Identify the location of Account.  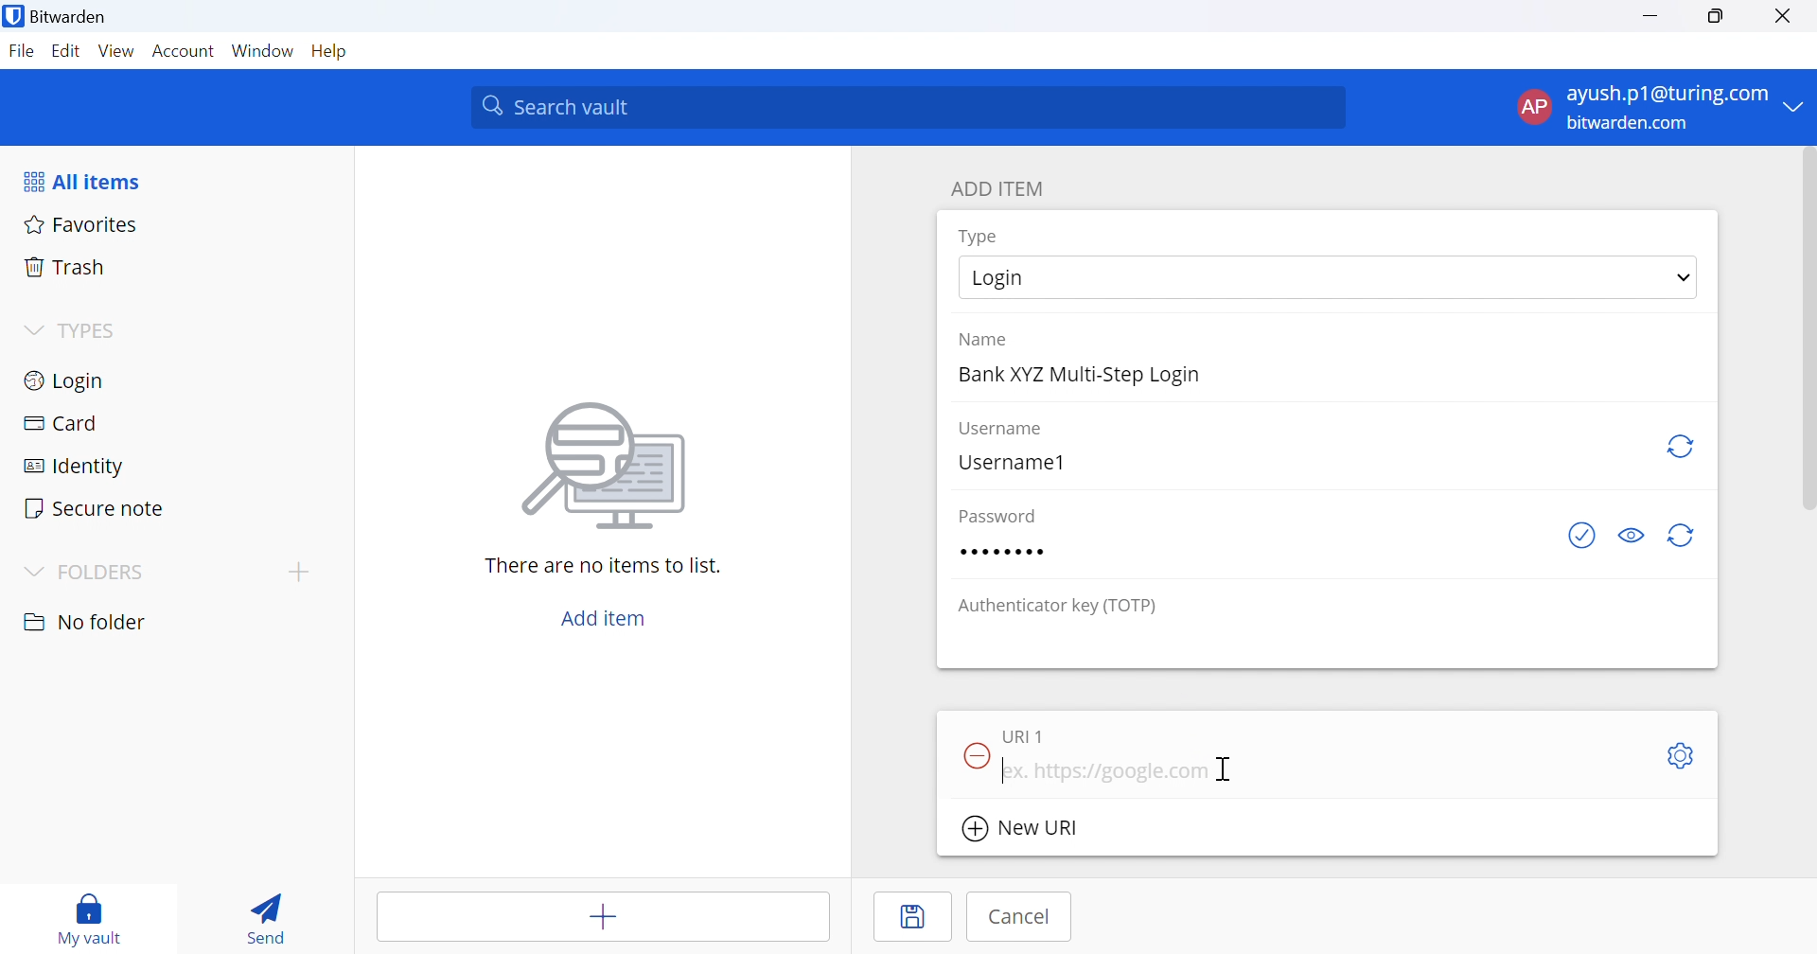
(185, 52).